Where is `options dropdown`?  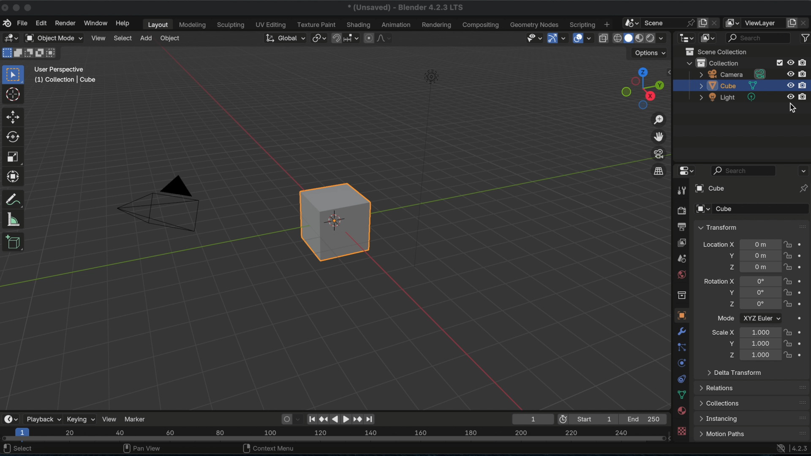 options dropdown is located at coordinates (647, 54).